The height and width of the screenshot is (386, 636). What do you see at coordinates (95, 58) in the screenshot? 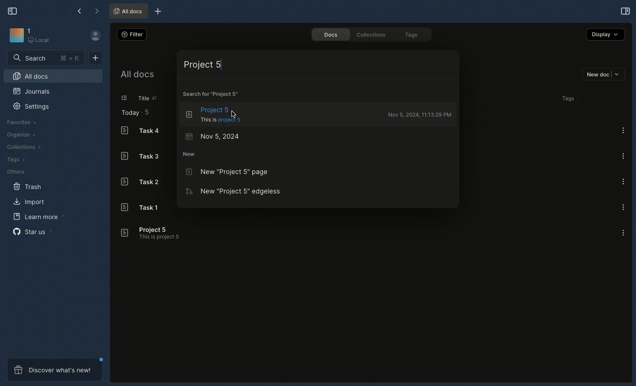
I see `New document` at bounding box center [95, 58].